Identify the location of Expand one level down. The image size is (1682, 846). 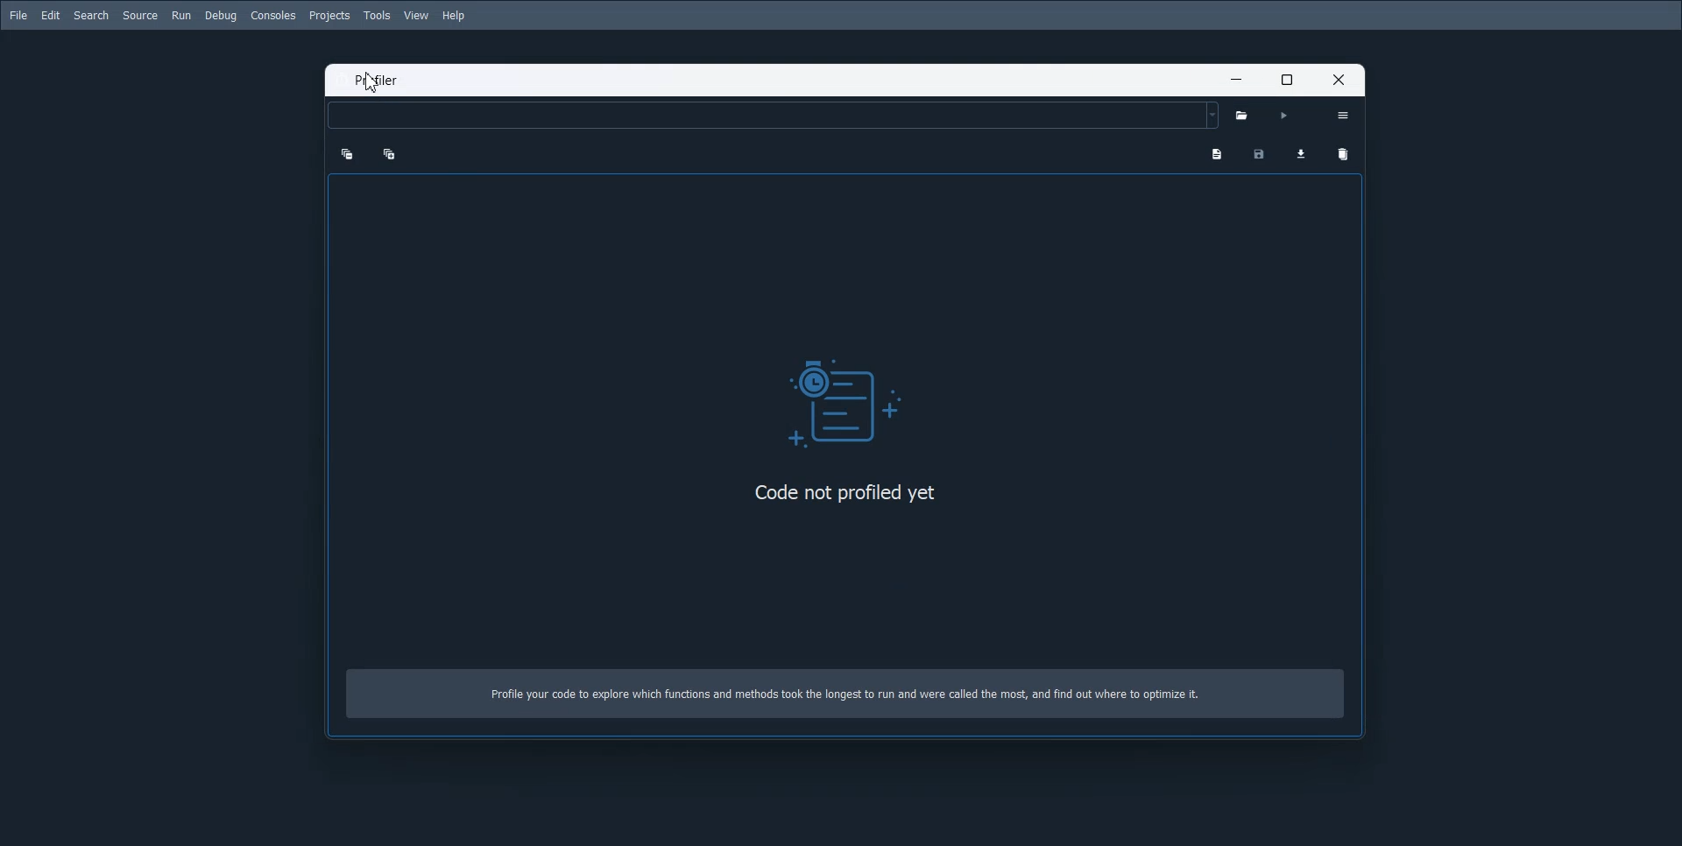
(386, 153).